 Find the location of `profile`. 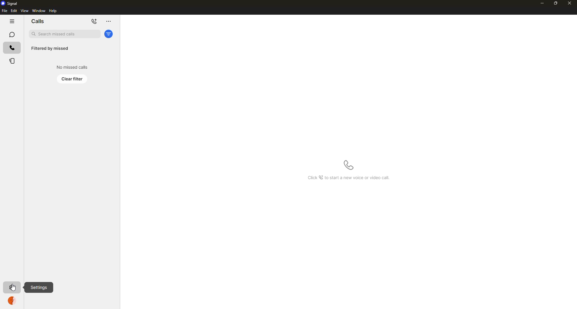

profile is located at coordinates (12, 301).